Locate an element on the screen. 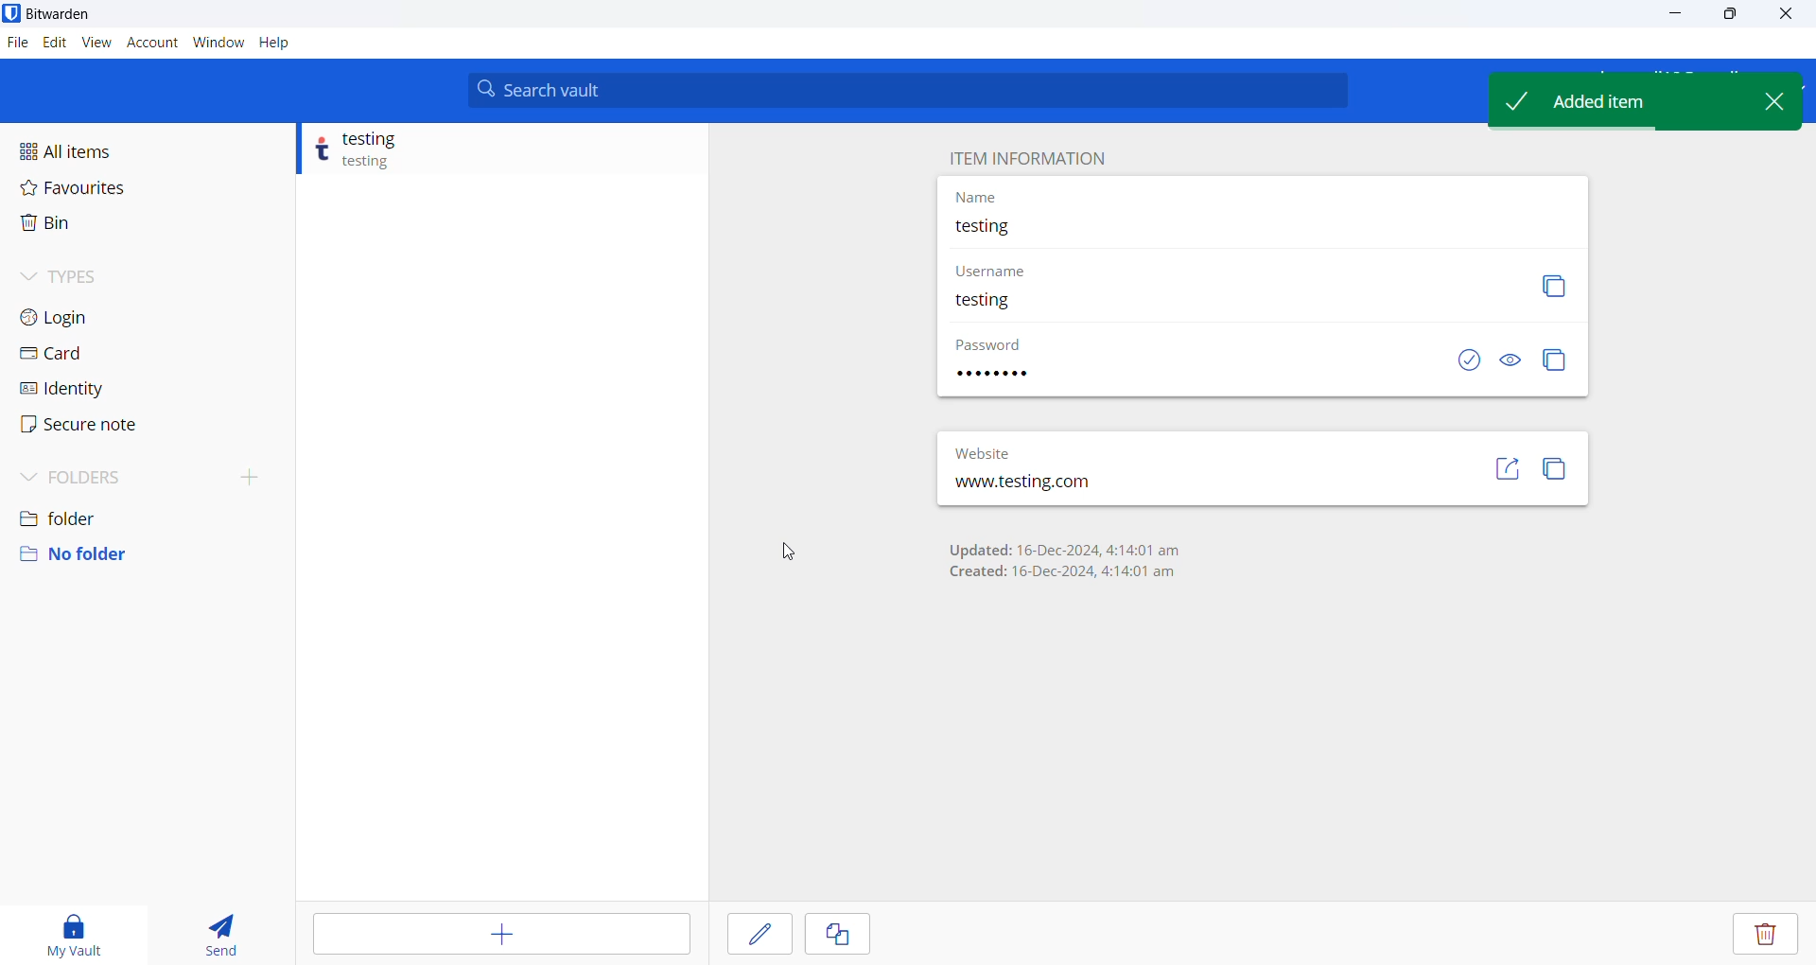 The width and height of the screenshot is (1816, 965). folder is located at coordinates (143, 514).